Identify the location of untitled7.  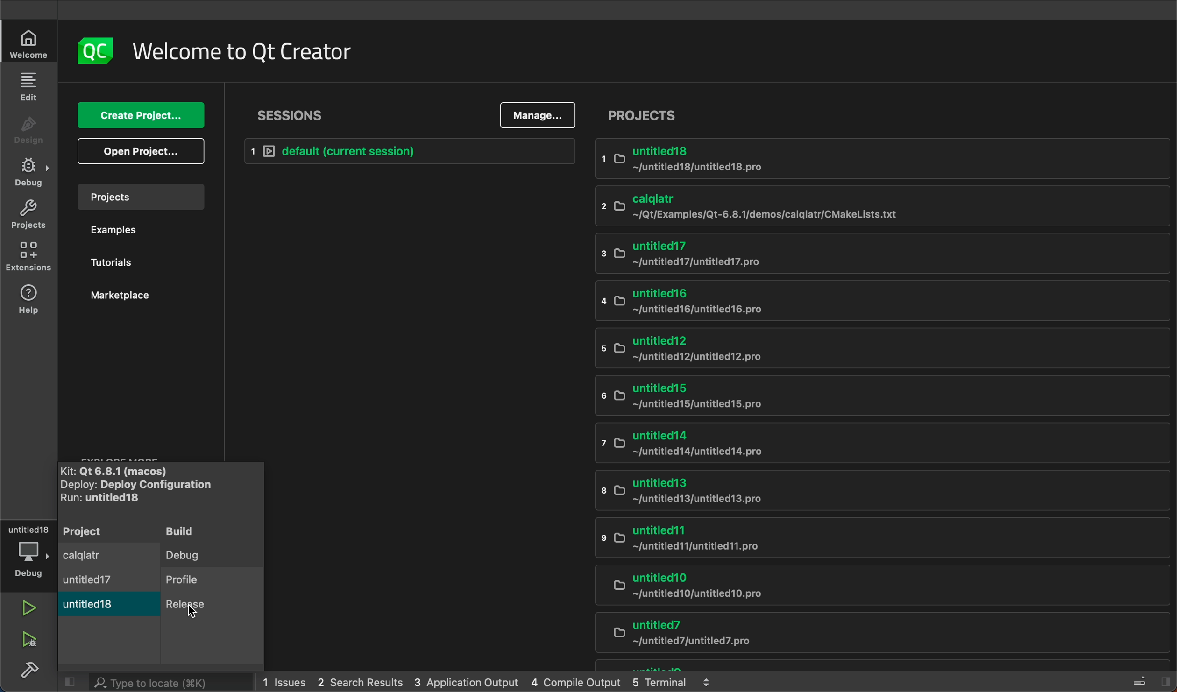
(867, 635).